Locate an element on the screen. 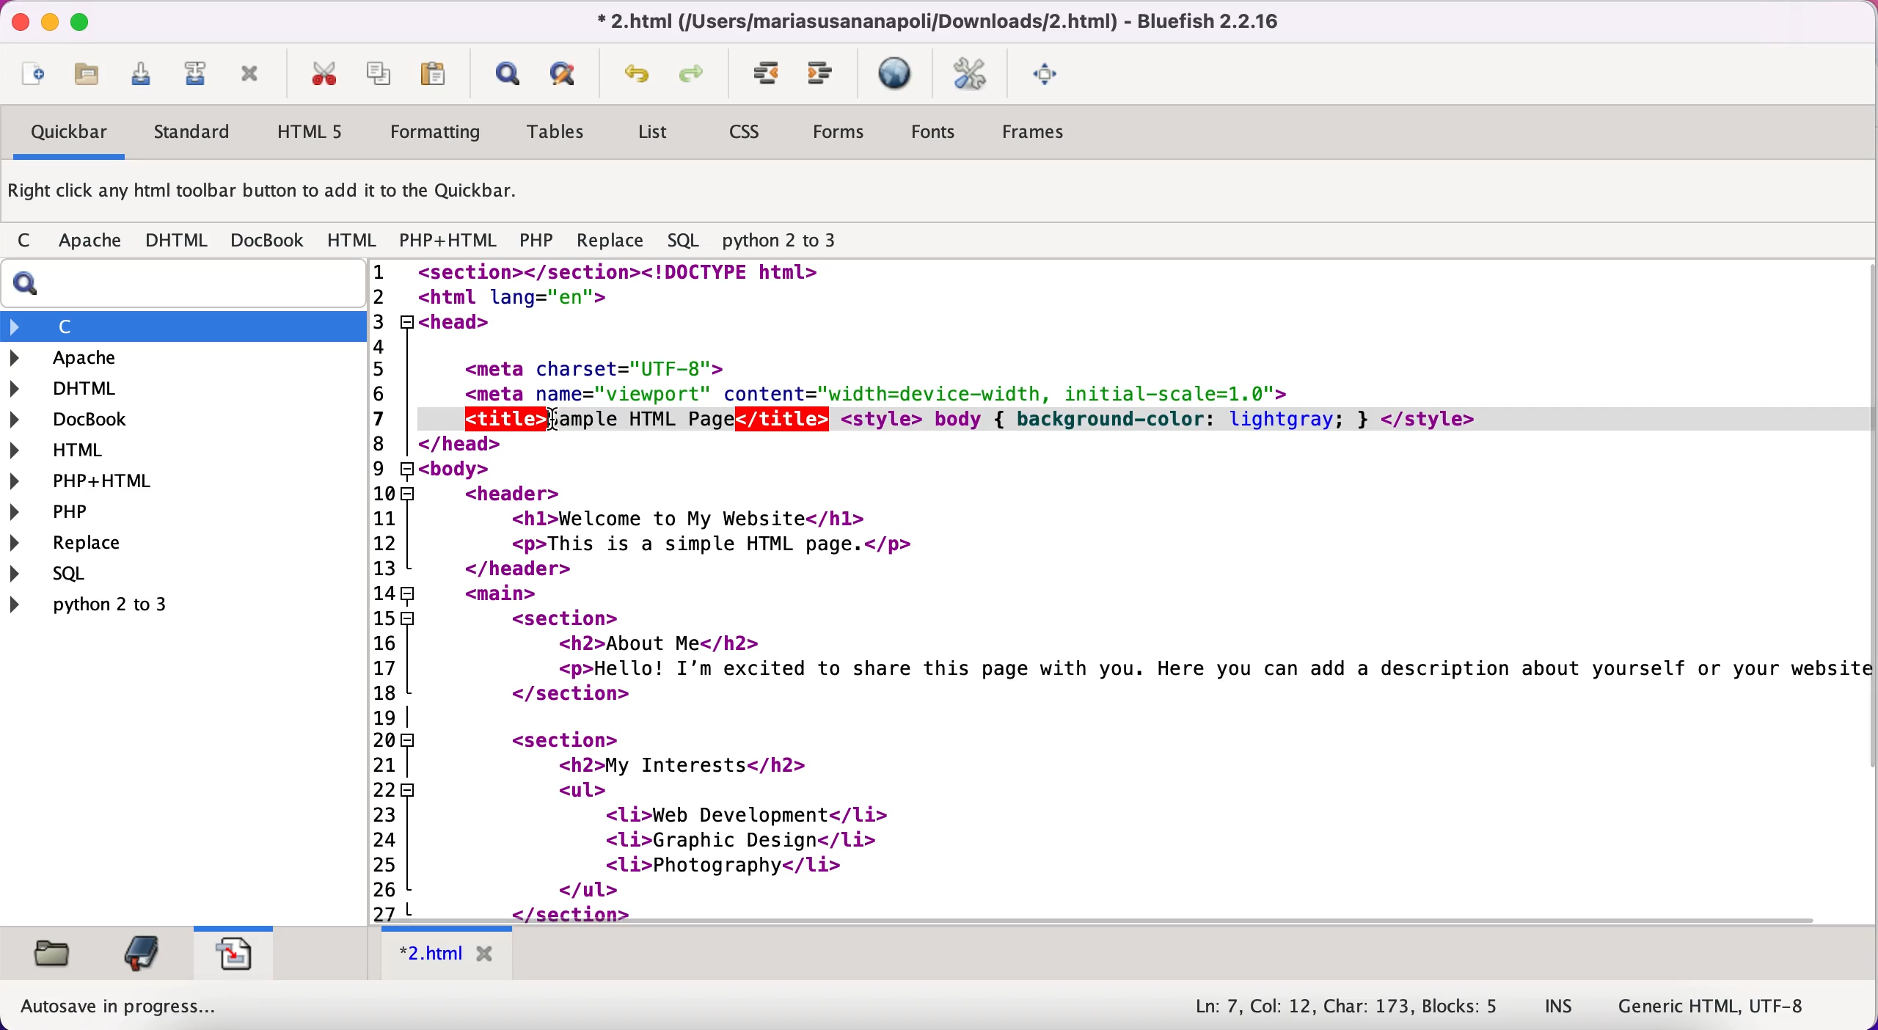 Image resolution: width=1878 pixels, height=1030 pixels. save current file is located at coordinates (147, 79).